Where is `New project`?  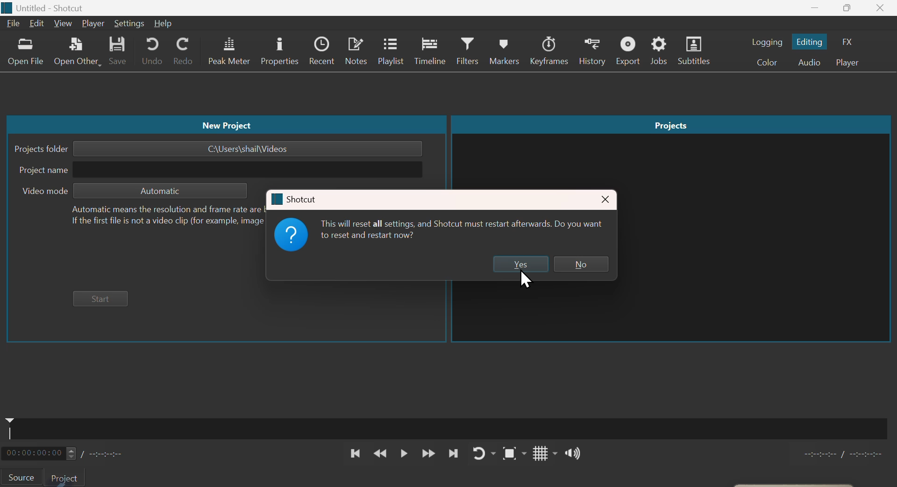
New project is located at coordinates (226, 124).